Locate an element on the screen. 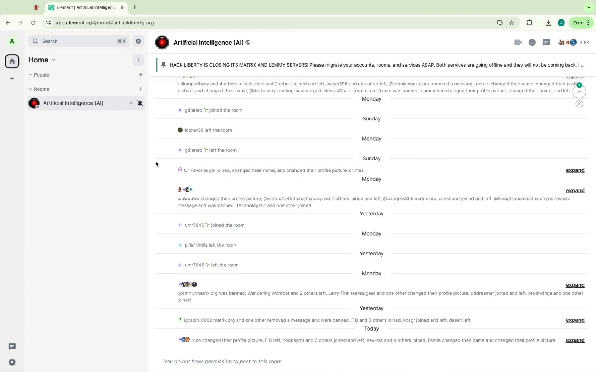 The width and height of the screenshot is (596, 372). search tabs is located at coordinates (589, 8).